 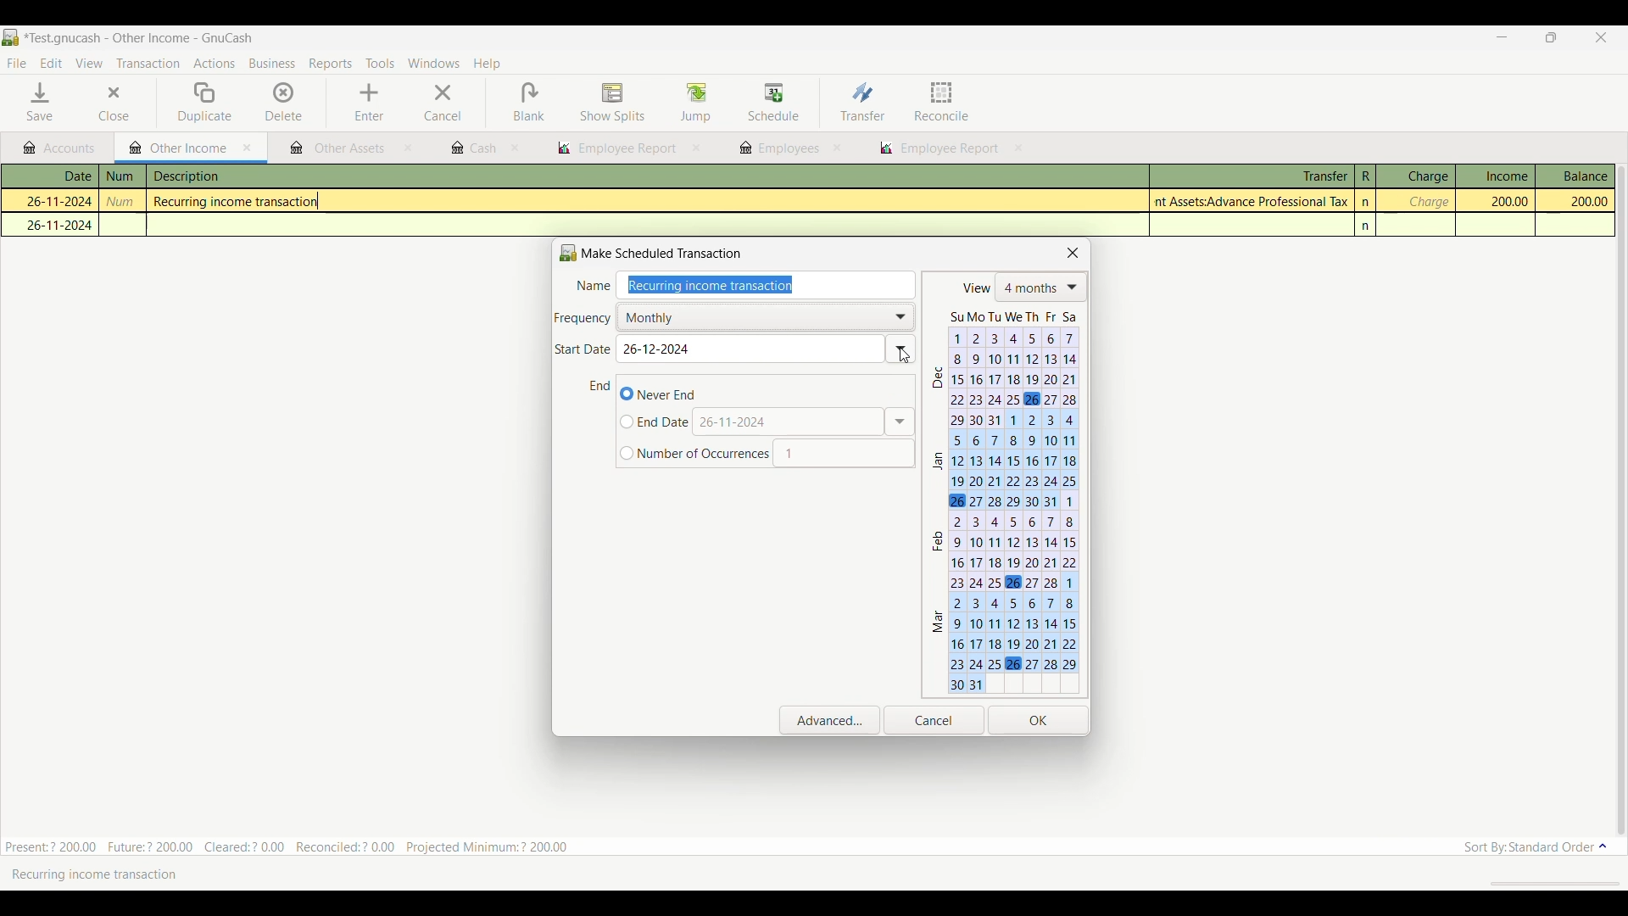 What do you see at coordinates (51, 64) in the screenshot?
I see `Edit menu` at bounding box center [51, 64].